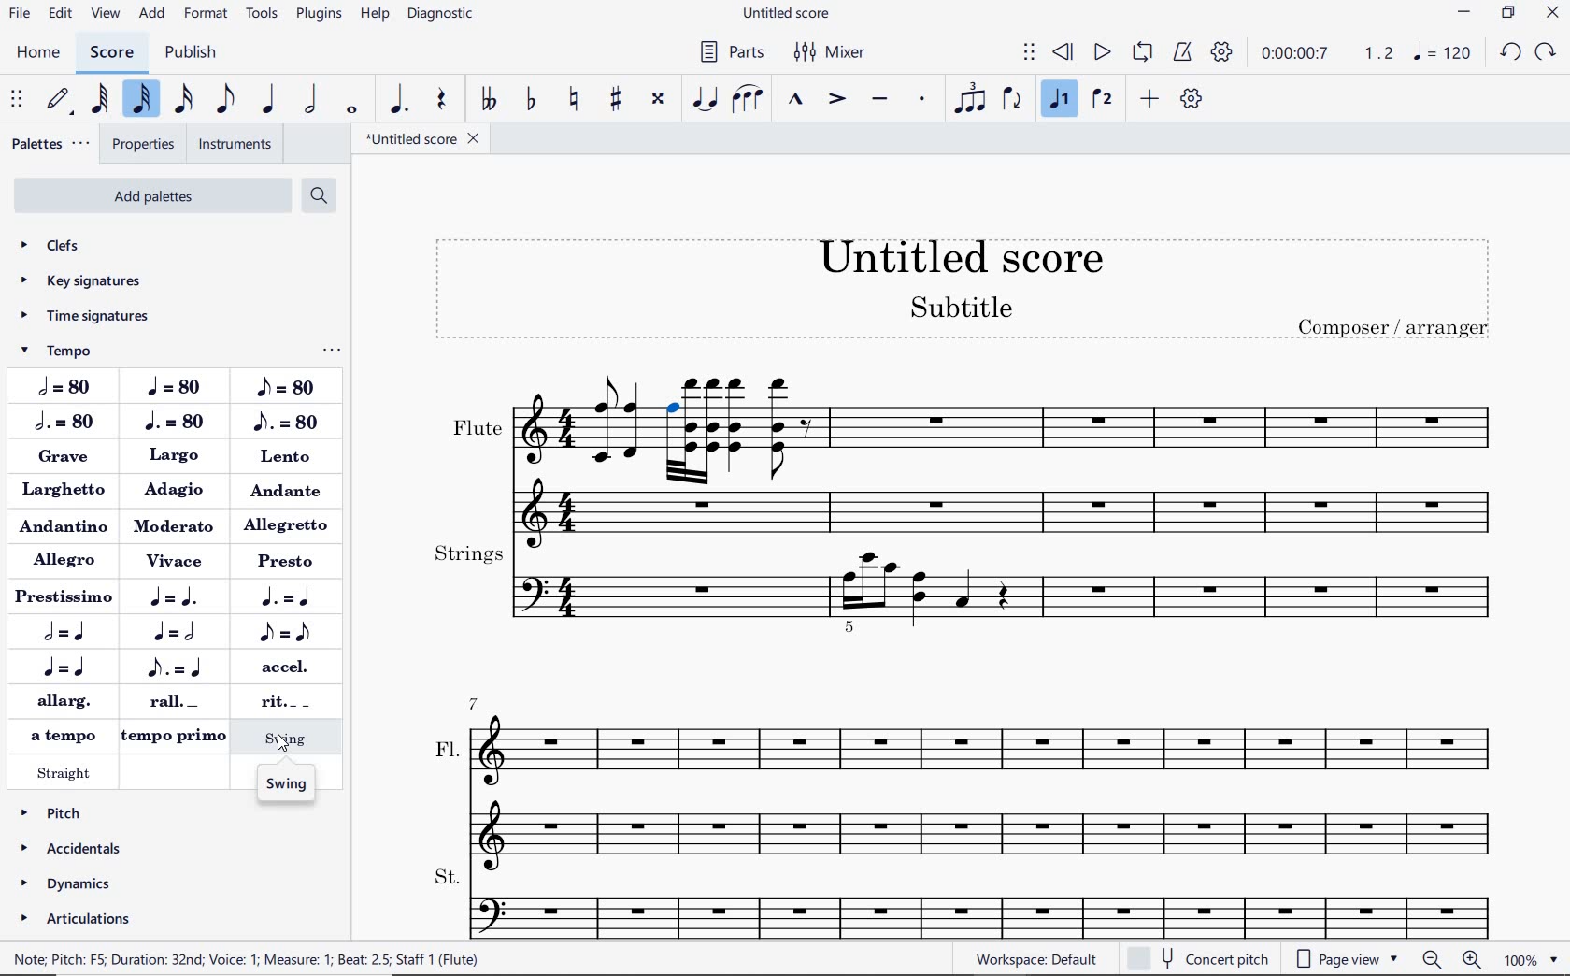 The image size is (1570, 976). What do you see at coordinates (1445, 54) in the screenshot?
I see `note` at bounding box center [1445, 54].